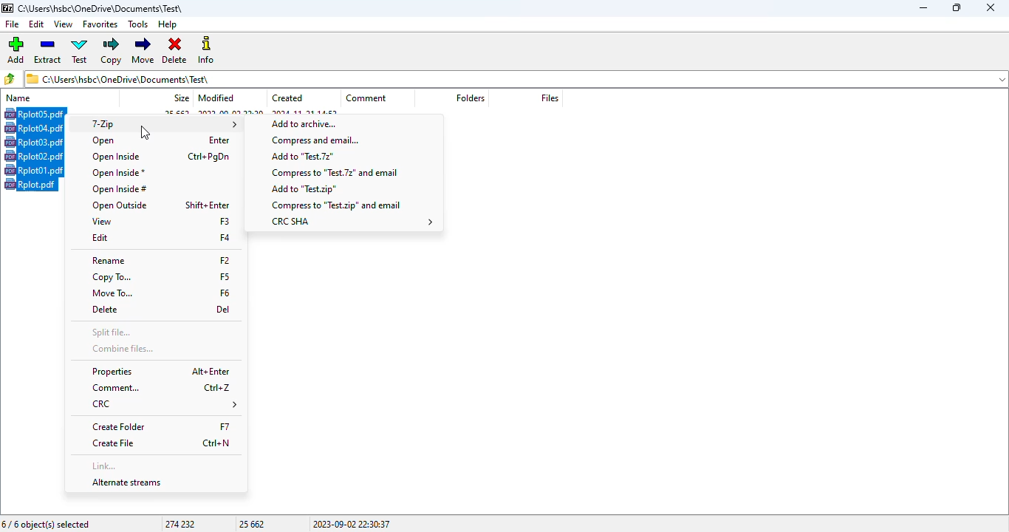 This screenshot has height=532, width=1009. What do you see at coordinates (30, 184) in the screenshot?
I see `rplot` at bounding box center [30, 184].